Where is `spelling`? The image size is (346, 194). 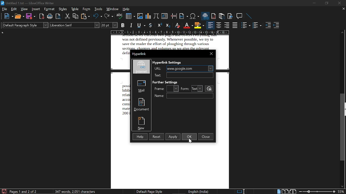 spelling is located at coordinates (120, 16).